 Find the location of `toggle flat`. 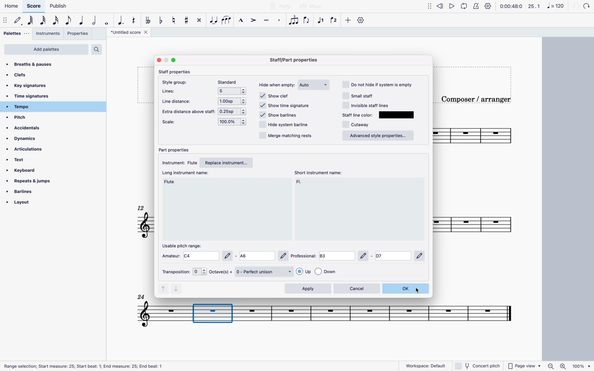

toggle flat is located at coordinates (148, 20).